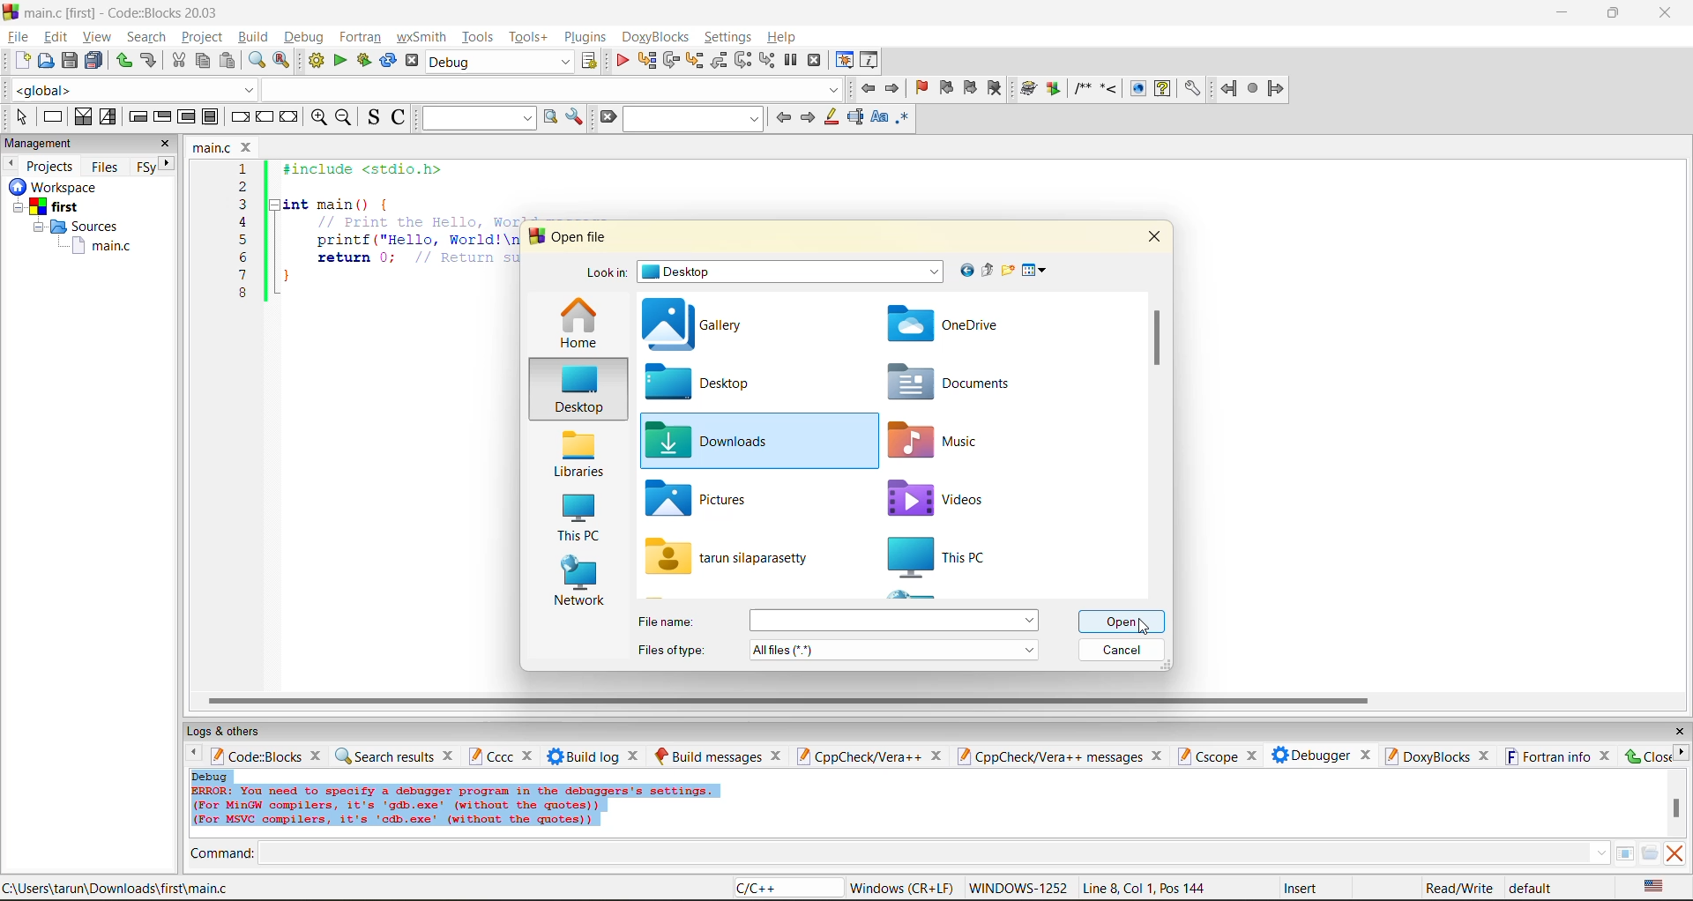  I want to click on 6, so click(242, 257).